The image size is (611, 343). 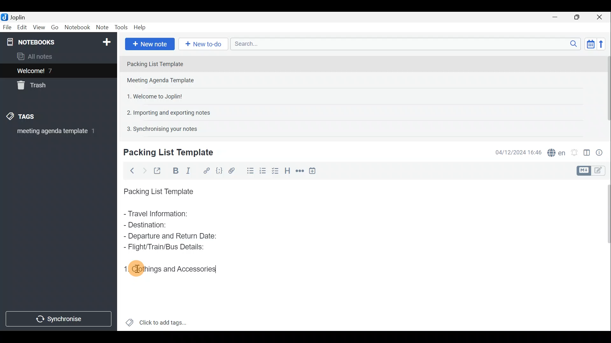 I want to click on cursor, so click(x=138, y=270).